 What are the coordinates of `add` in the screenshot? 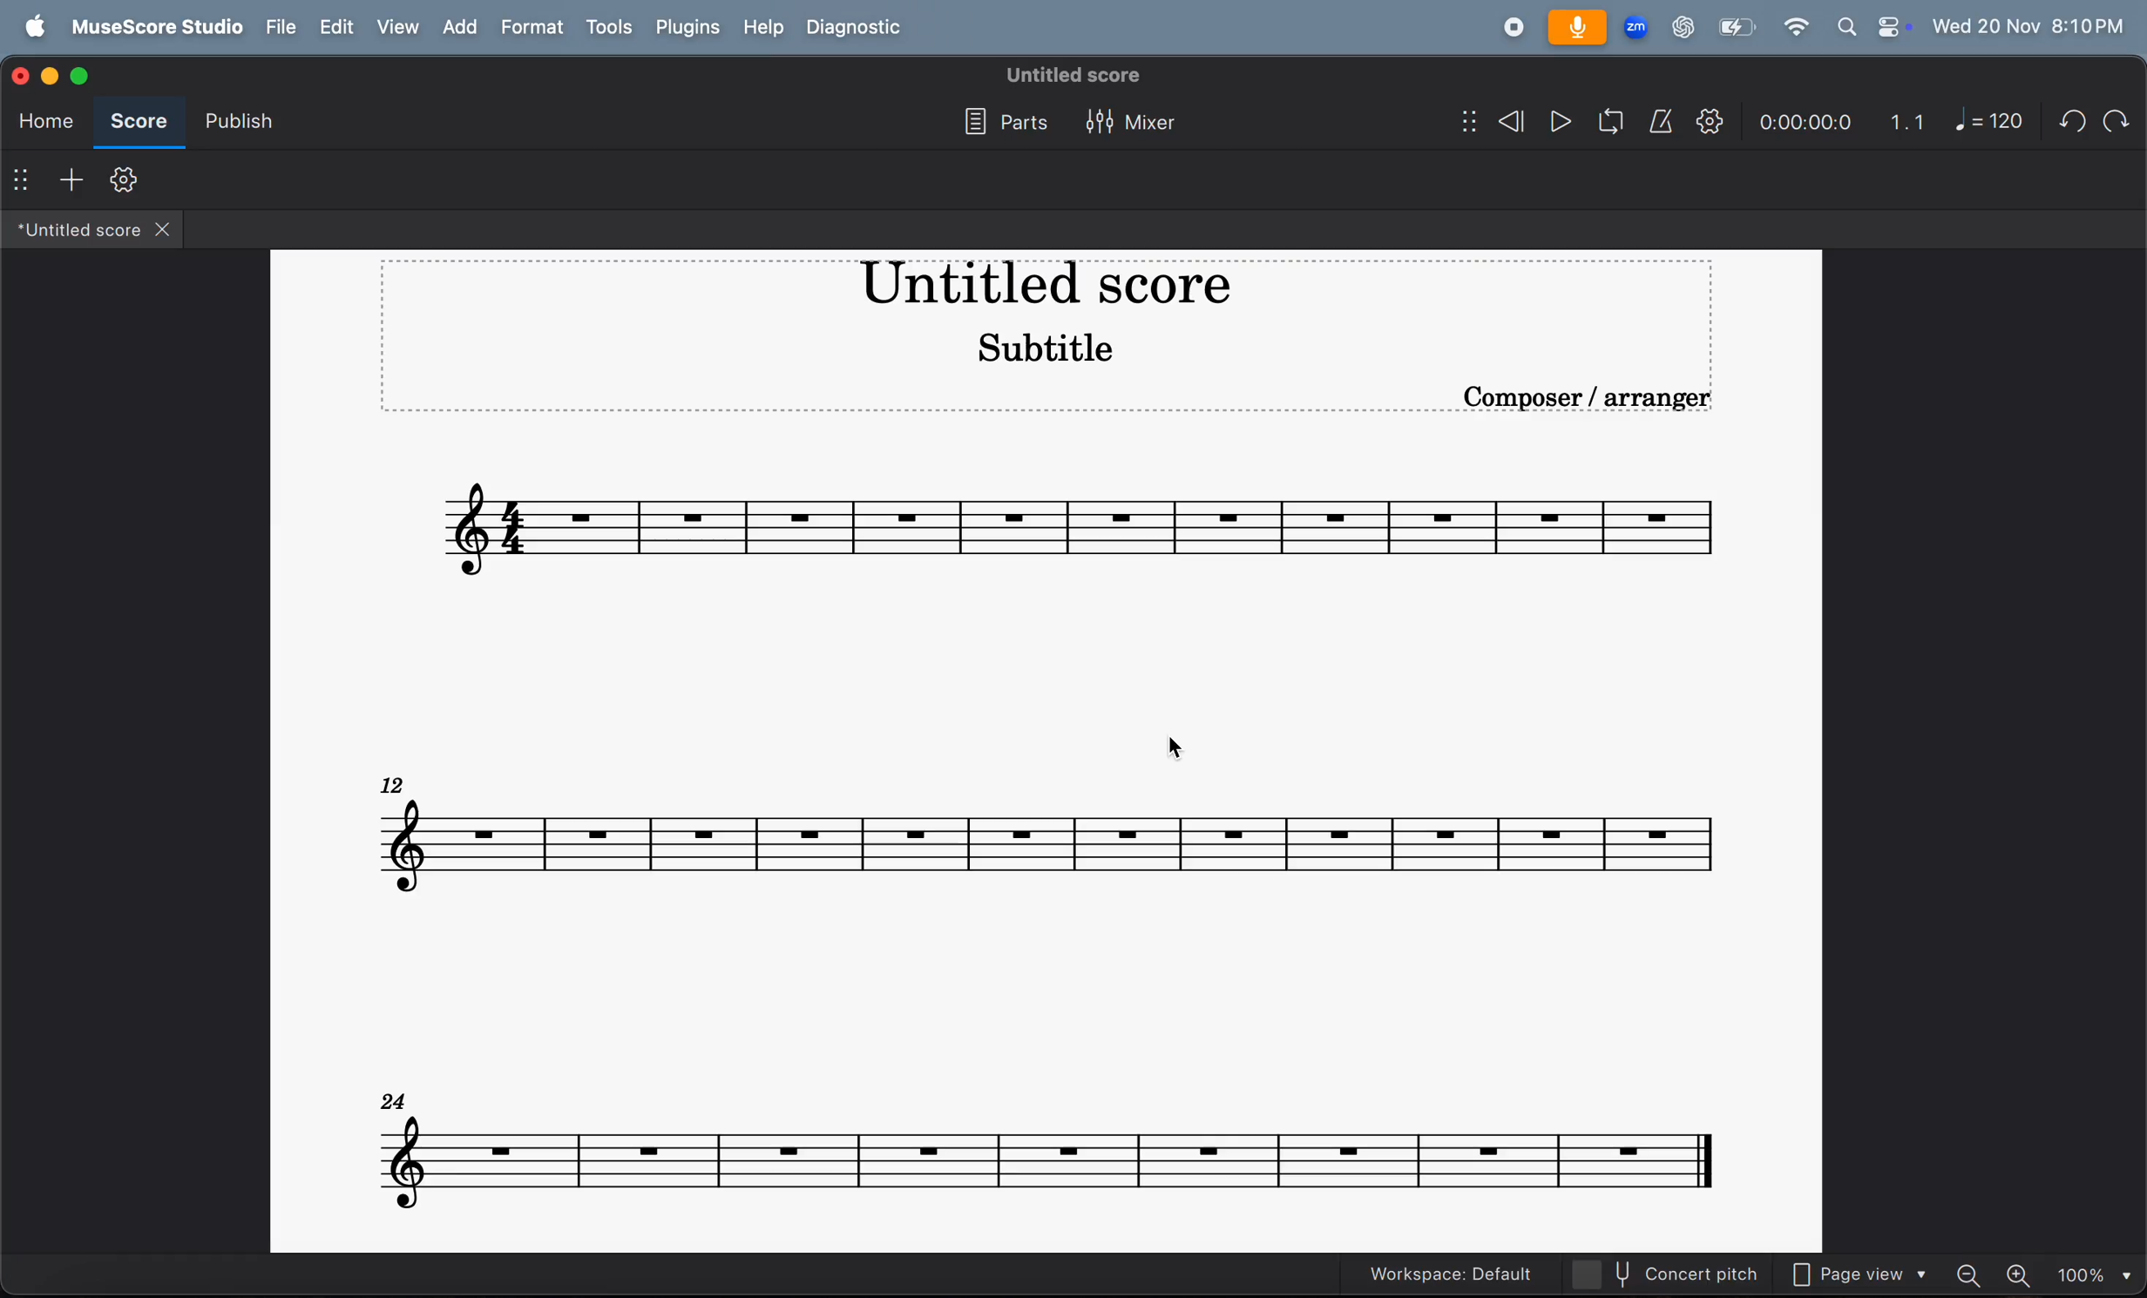 It's located at (458, 28).